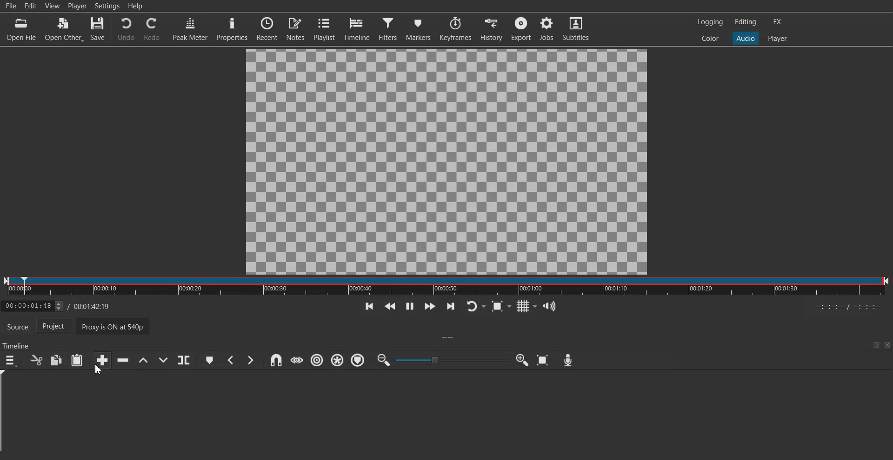  Describe the element at coordinates (57, 360) in the screenshot. I see `Copy` at that location.